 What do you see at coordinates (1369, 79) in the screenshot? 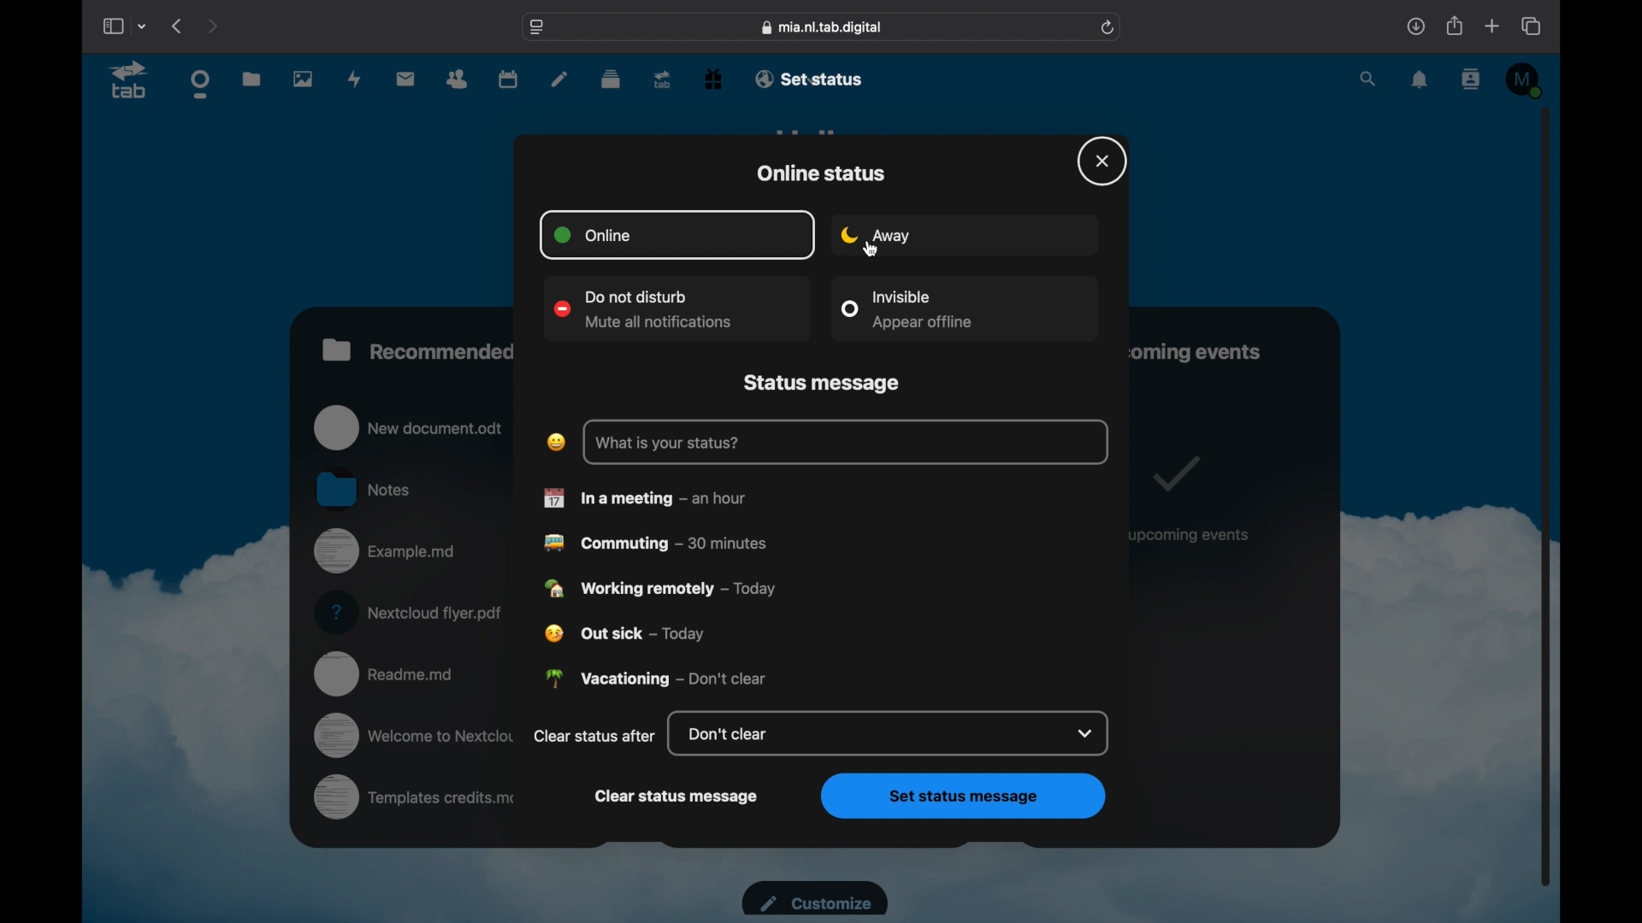
I see `search` at bounding box center [1369, 79].